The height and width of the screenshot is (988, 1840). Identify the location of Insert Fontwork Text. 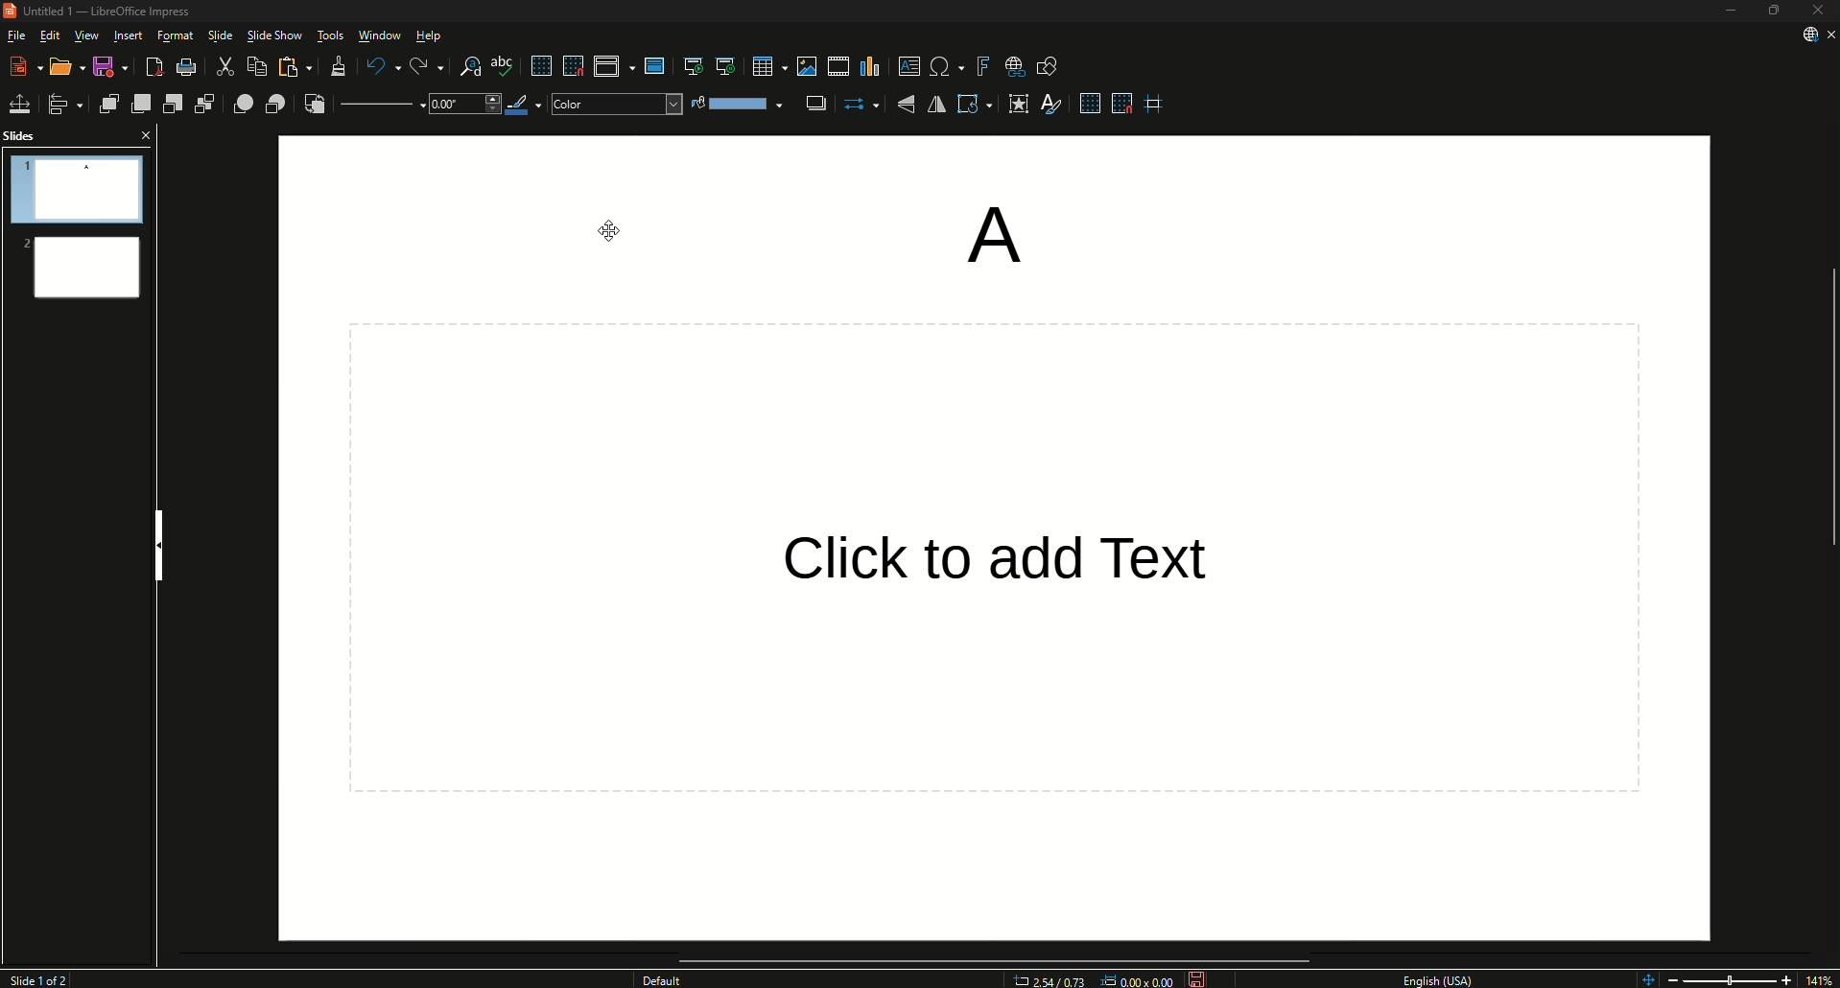
(982, 66).